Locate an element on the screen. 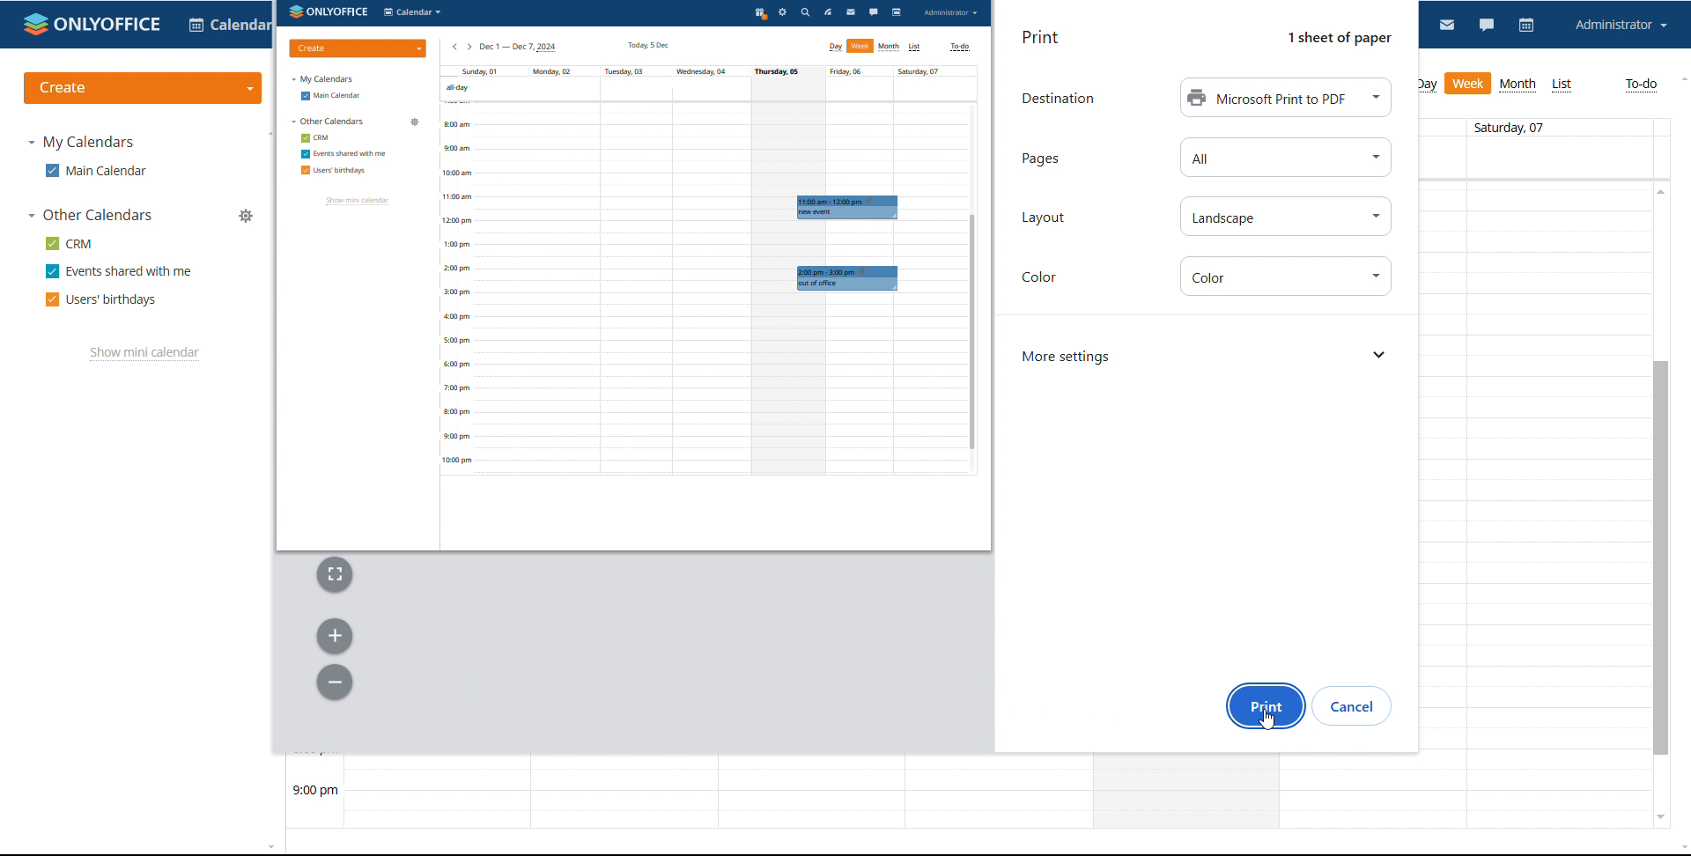 The image size is (1691, 856). to-do is located at coordinates (1642, 85).